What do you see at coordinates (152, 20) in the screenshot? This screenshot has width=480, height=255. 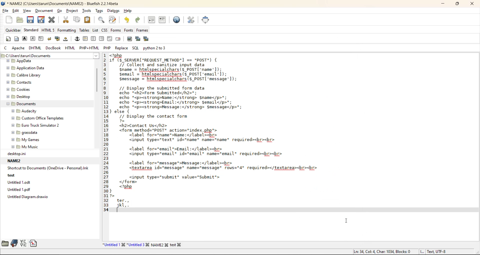 I see `unindent` at bounding box center [152, 20].